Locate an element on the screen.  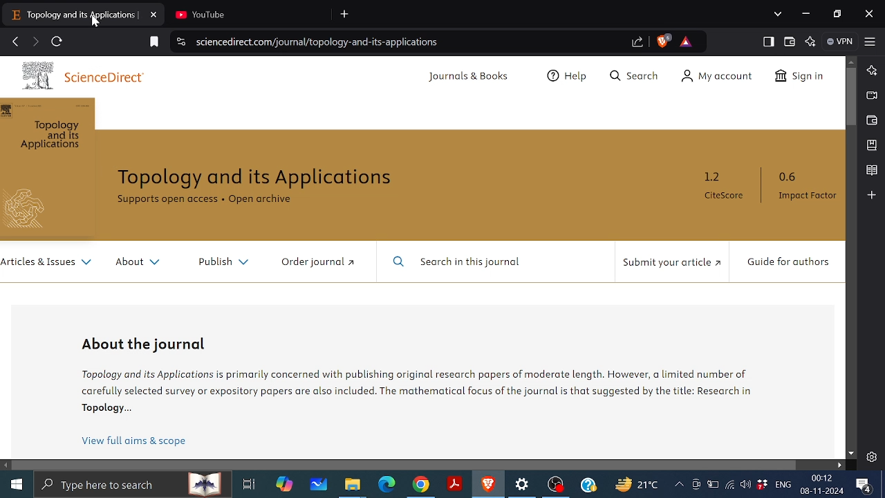
Add to sidebar is located at coordinates (871, 194).